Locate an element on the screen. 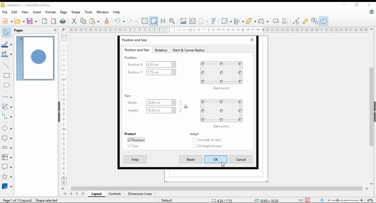 This screenshot has width=376, height=203. insert fontwork text is located at coordinates (215, 21).